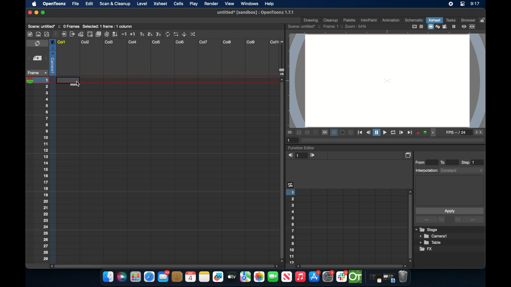 Image resolution: width=511 pixels, height=287 pixels. Describe the element at coordinates (427, 230) in the screenshot. I see `stage` at that location.